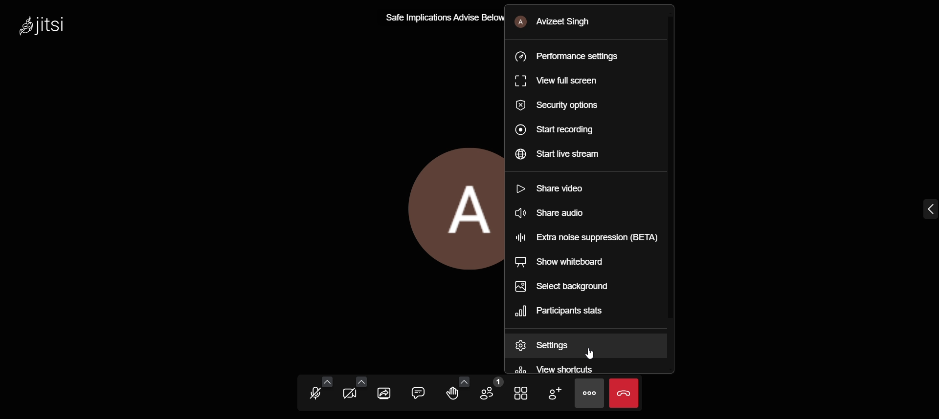 Image resolution: width=939 pixels, height=419 pixels. What do you see at coordinates (583, 368) in the screenshot?
I see `View Shortcuts` at bounding box center [583, 368].